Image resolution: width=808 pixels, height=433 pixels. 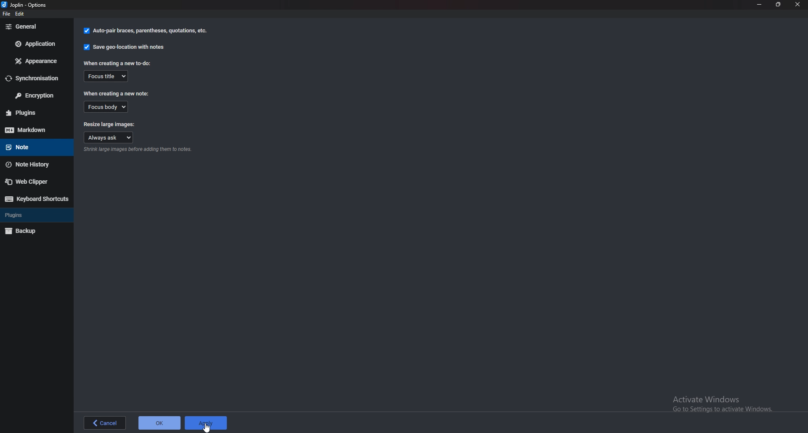 What do you see at coordinates (33, 215) in the screenshot?
I see `Plugins` at bounding box center [33, 215].